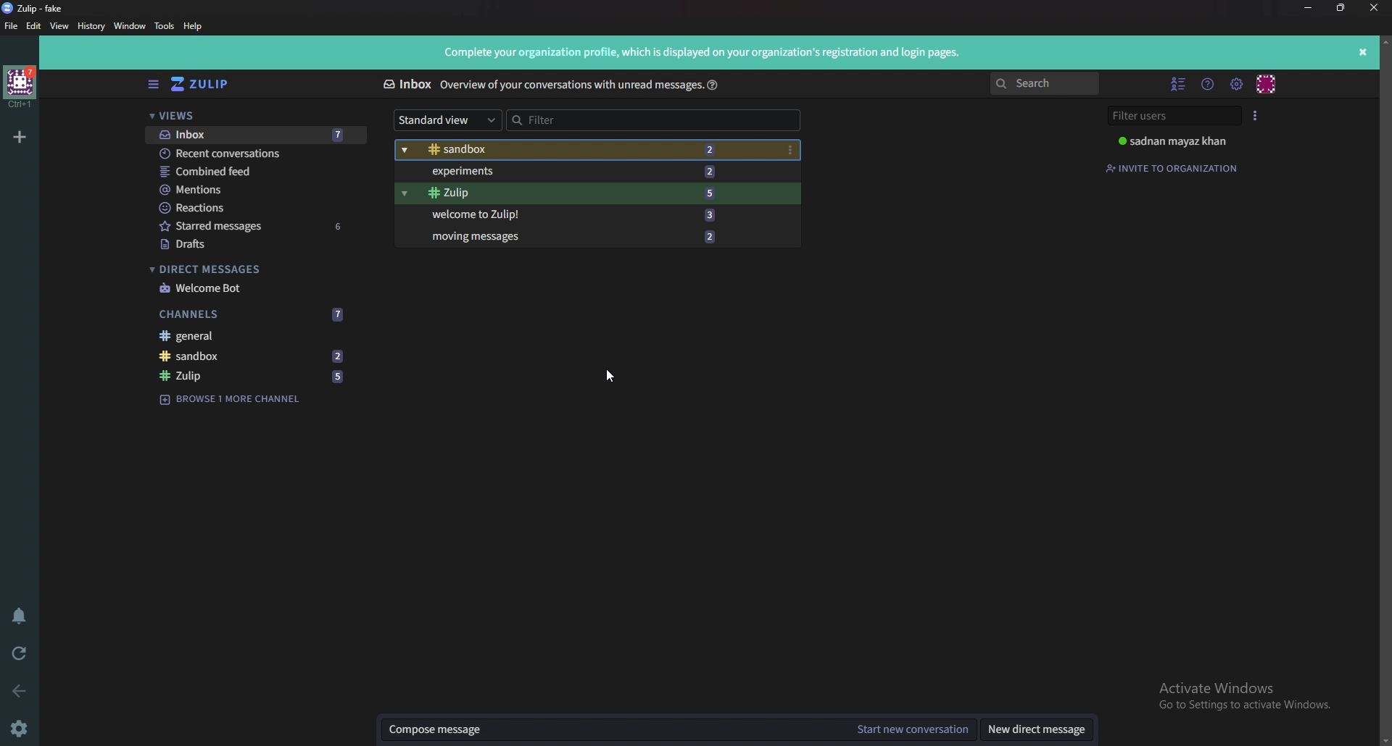 Image resolution: width=1392 pixels, height=746 pixels. Describe the element at coordinates (612, 377) in the screenshot. I see `Cursor` at that location.